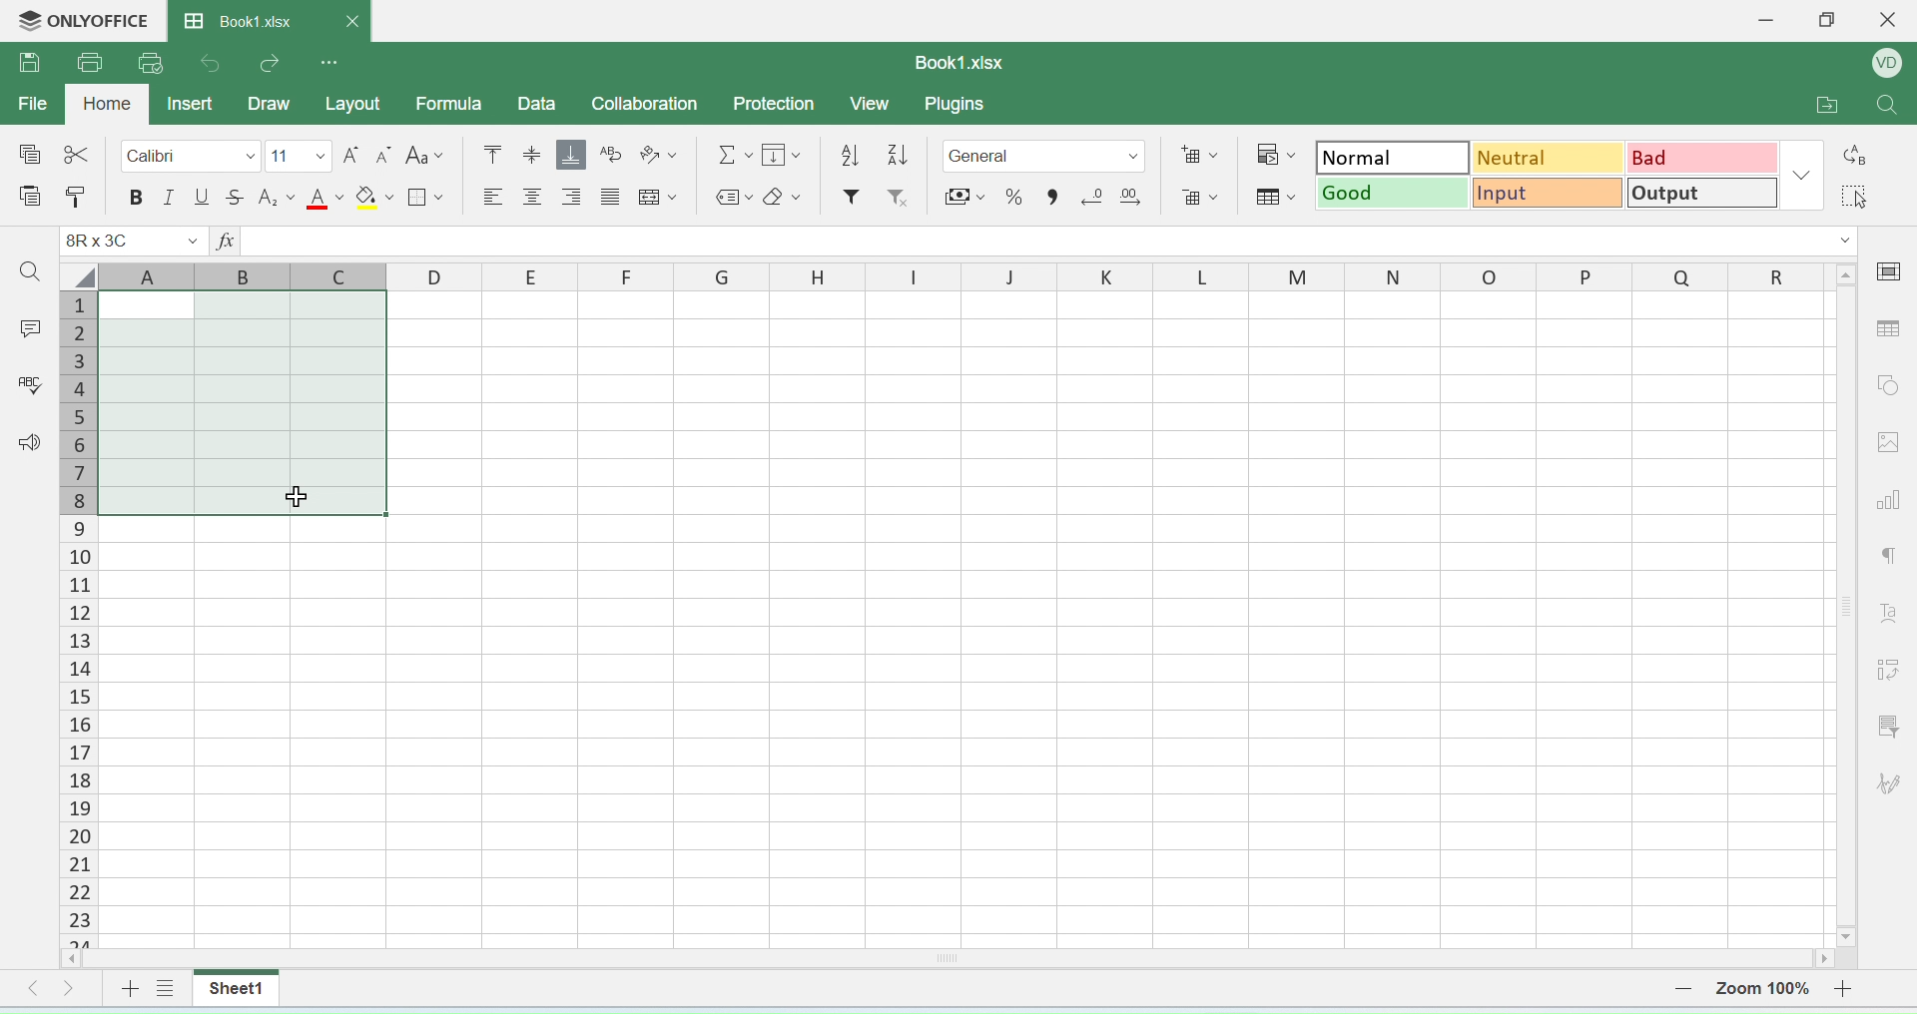  Describe the element at coordinates (1759, 987) in the screenshot. I see `zoom number` at that location.